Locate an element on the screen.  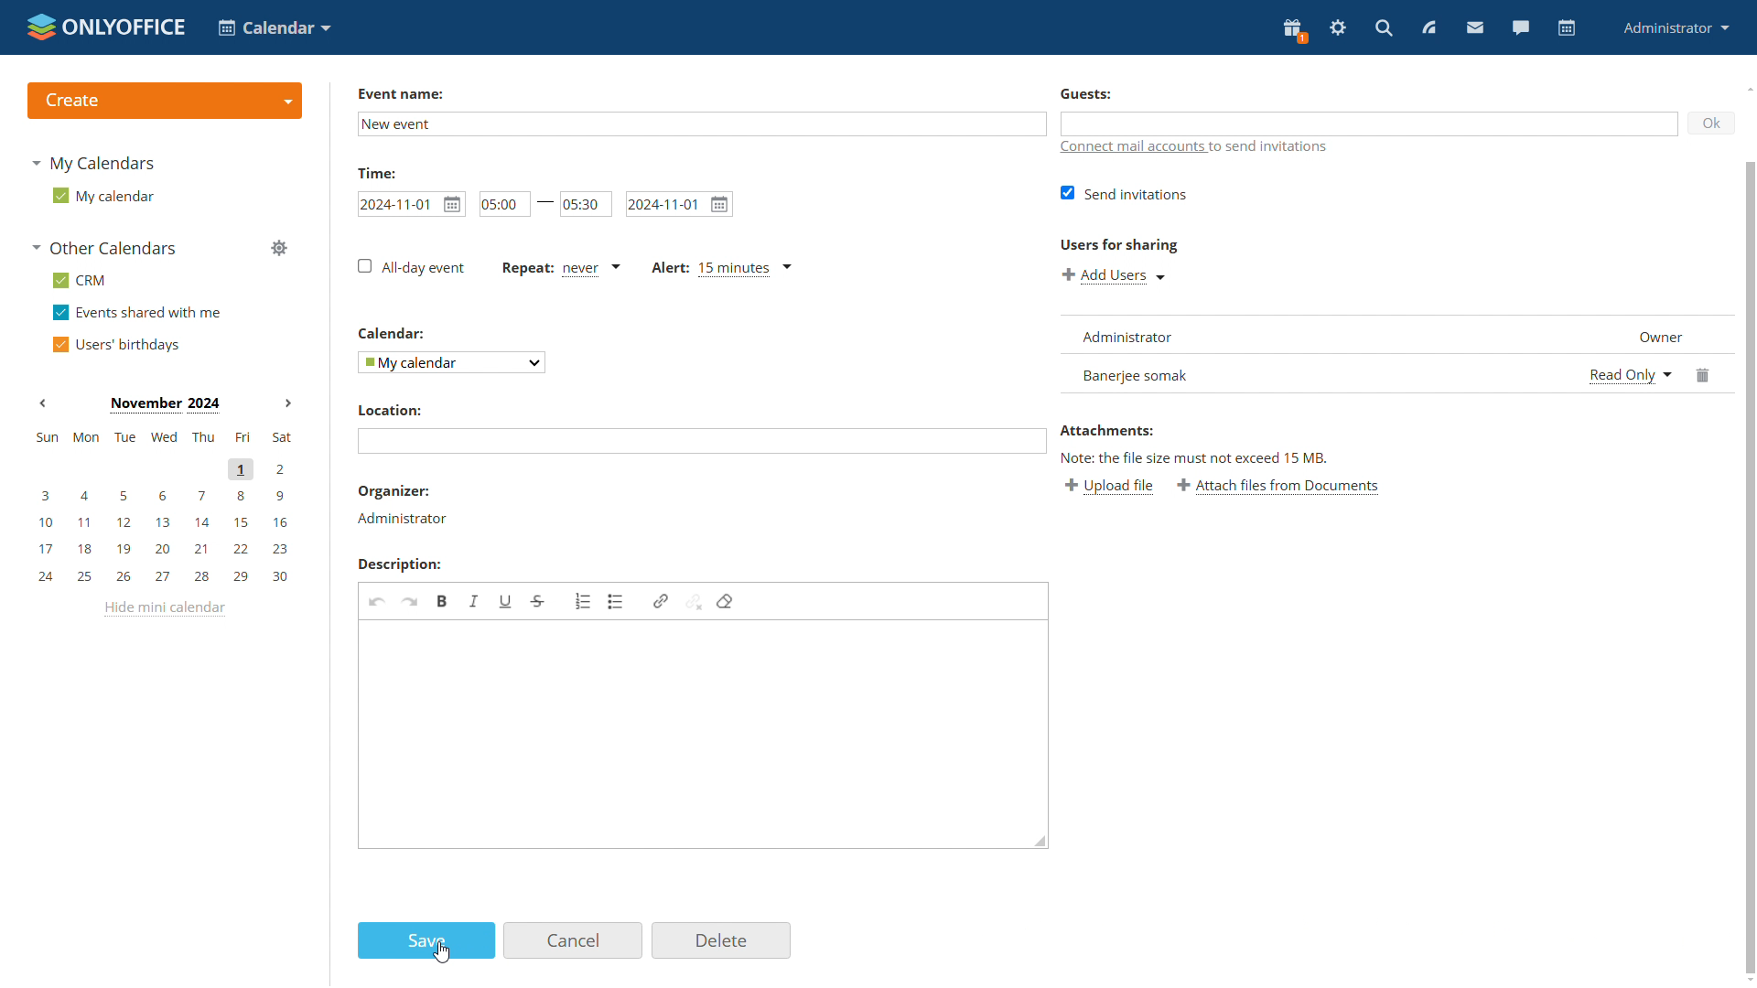
Remove format is located at coordinates (726, 603).